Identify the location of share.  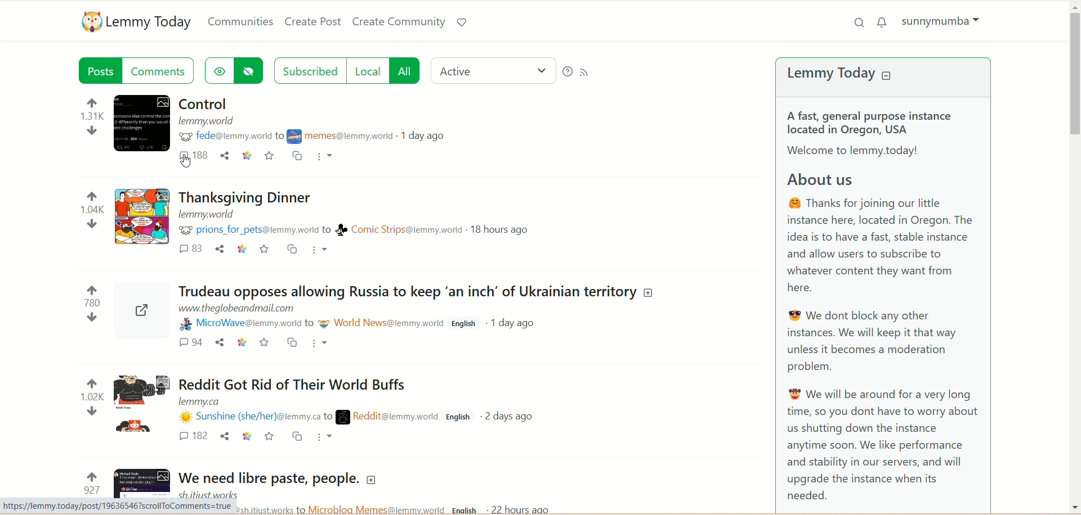
(221, 249).